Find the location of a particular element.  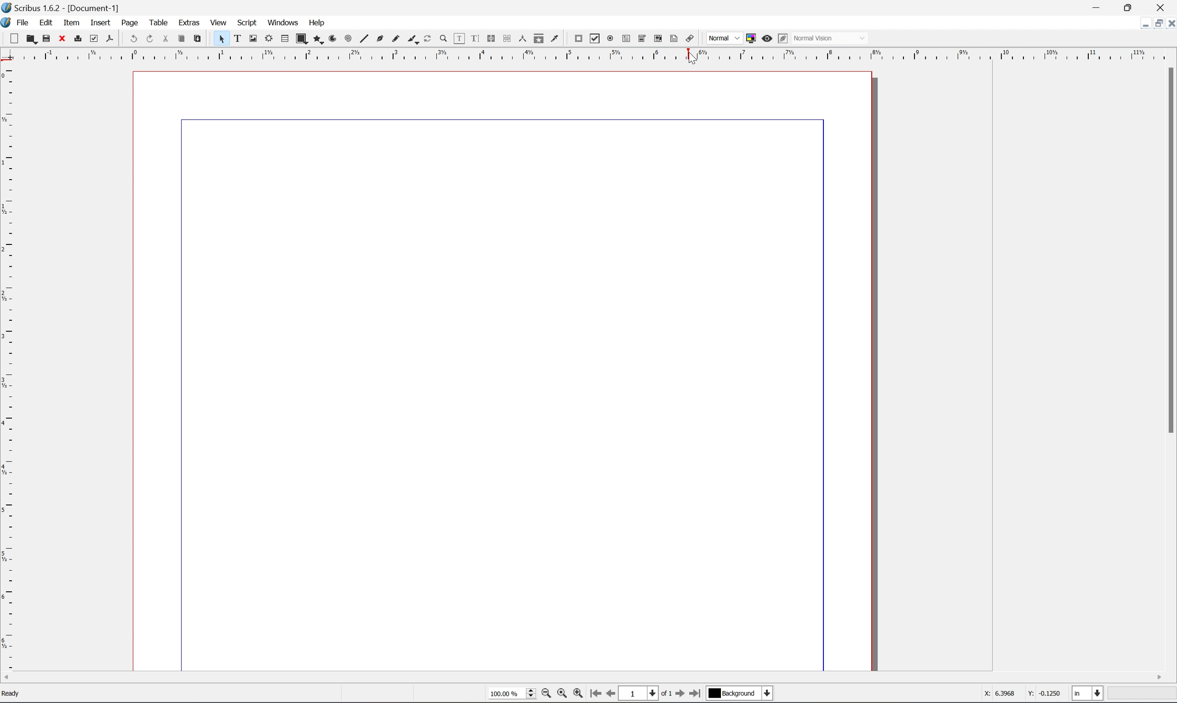

image frame is located at coordinates (254, 39).